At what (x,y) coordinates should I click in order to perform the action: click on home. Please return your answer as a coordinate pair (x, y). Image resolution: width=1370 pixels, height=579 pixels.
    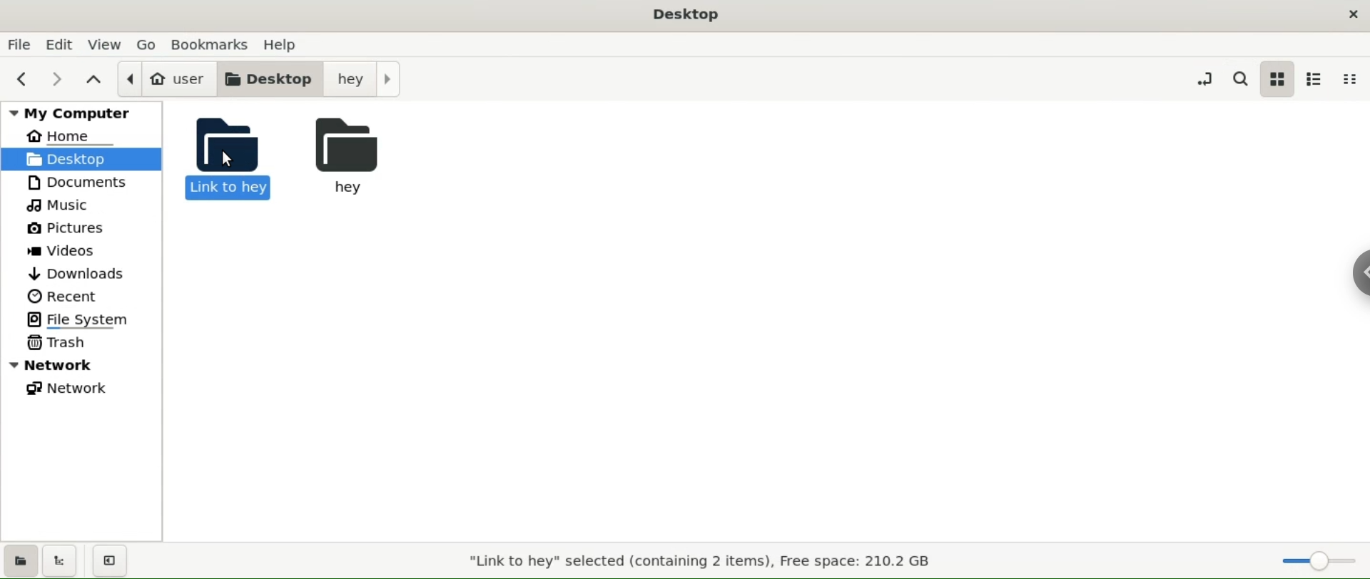
    Looking at the image, I should click on (58, 136).